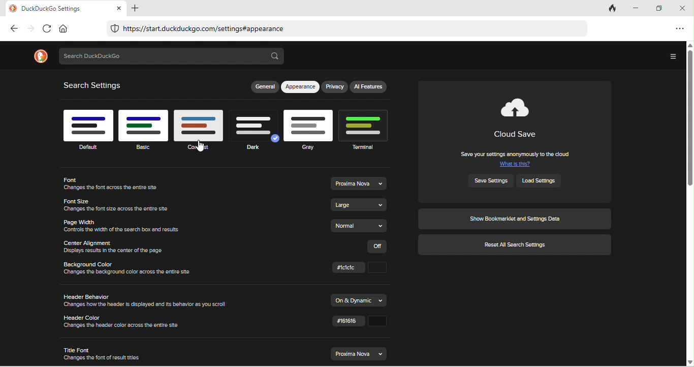 This screenshot has height=367, width=694. Describe the element at coordinates (95, 85) in the screenshot. I see `search settings` at that location.